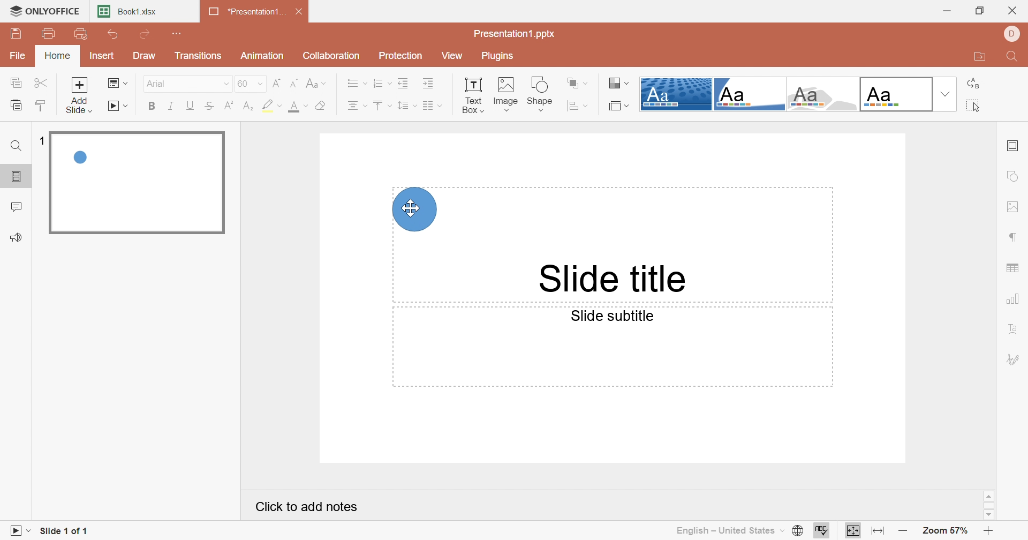  What do you see at coordinates (410, 208) in the screenshot?
I see `cursor` at bounding box center [410, 208].